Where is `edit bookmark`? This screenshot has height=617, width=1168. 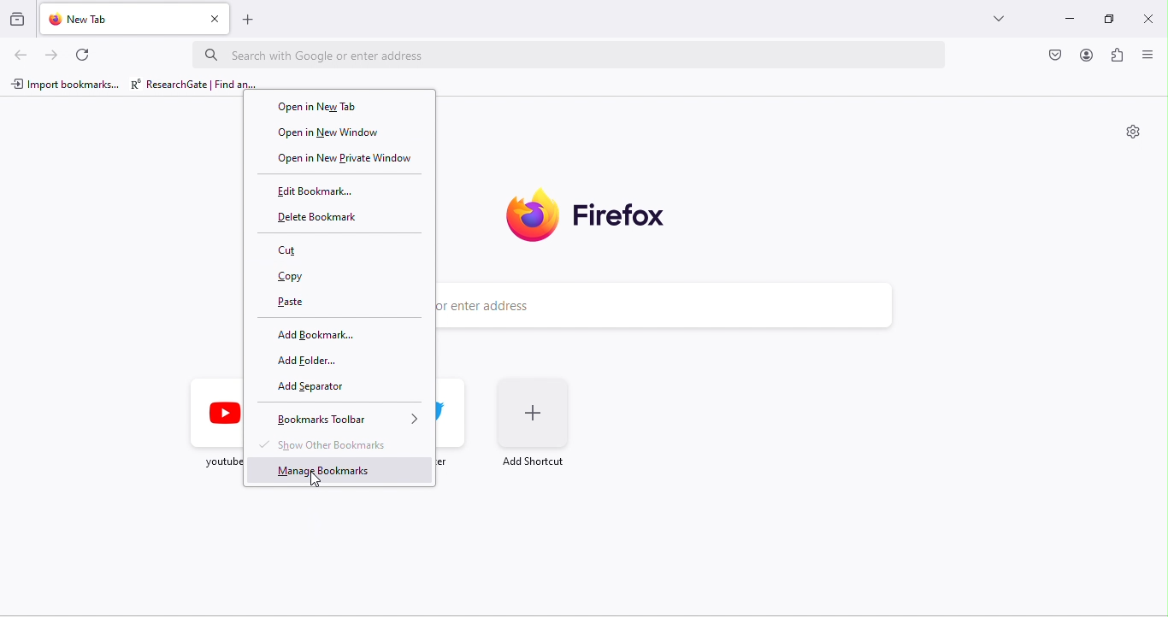 edit bookmark is located at coordinates (325, 189).